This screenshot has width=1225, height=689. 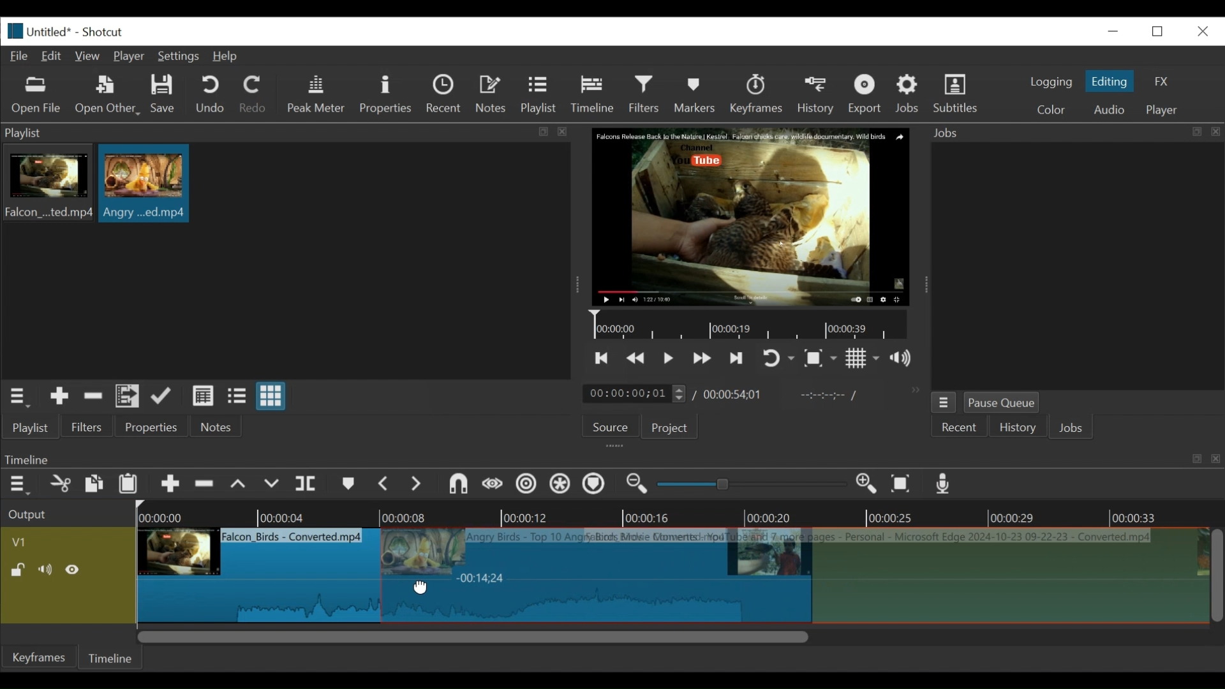 I want to click on Keyframes, so click(x=40, y=657).